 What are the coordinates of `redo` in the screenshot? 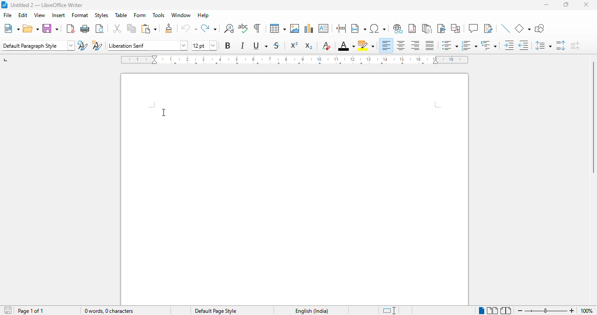 It's located at (209, 28).